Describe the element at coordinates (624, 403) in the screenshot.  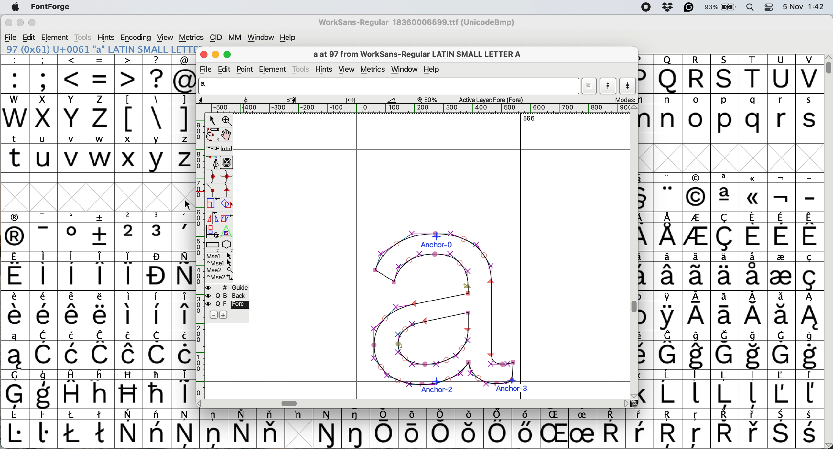
I see `scroll button` at that location.